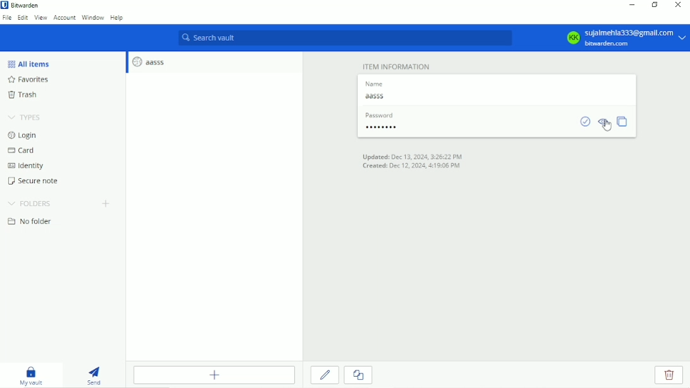  What do you see at coordinates (604, 124) in the screenshot?
I see `Toggle visibility` at bounding box center [604, 124].